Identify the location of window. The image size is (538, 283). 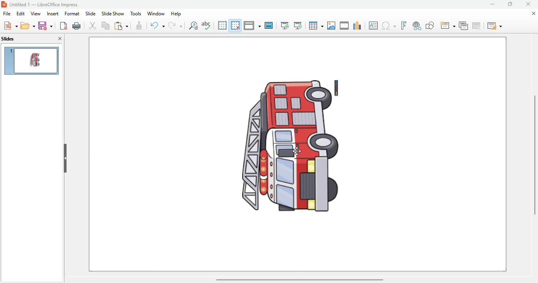
(156, 13).